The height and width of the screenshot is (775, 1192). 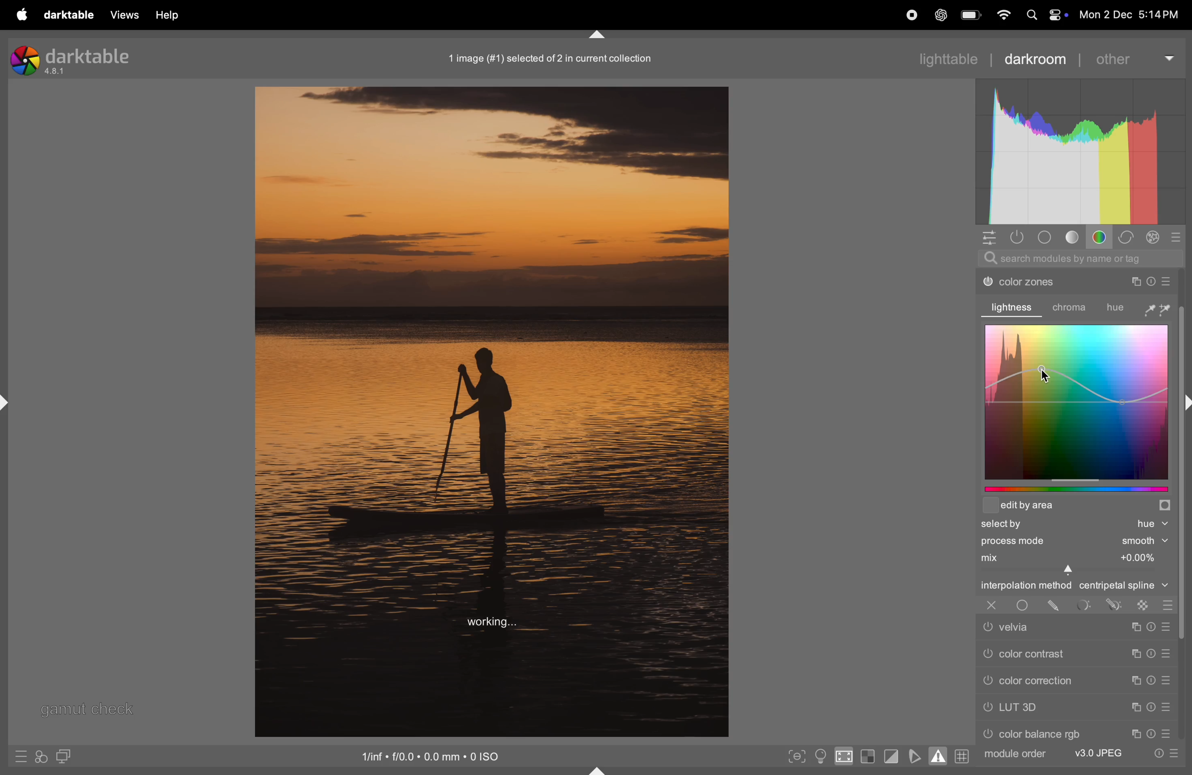 I want to click on apple menu, so click(x=22, y=15).